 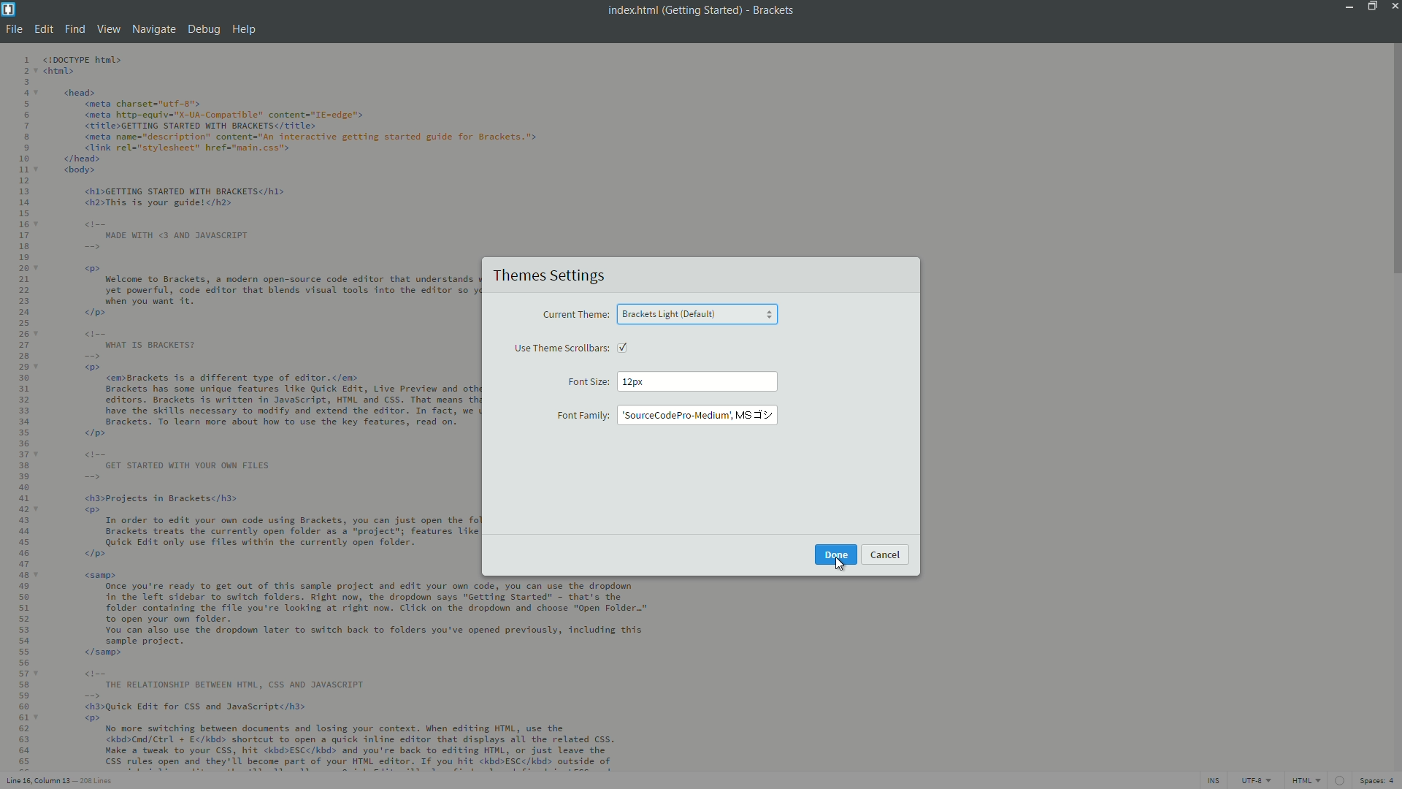 I want to click on file encoding, so click(x=1256, y=781).